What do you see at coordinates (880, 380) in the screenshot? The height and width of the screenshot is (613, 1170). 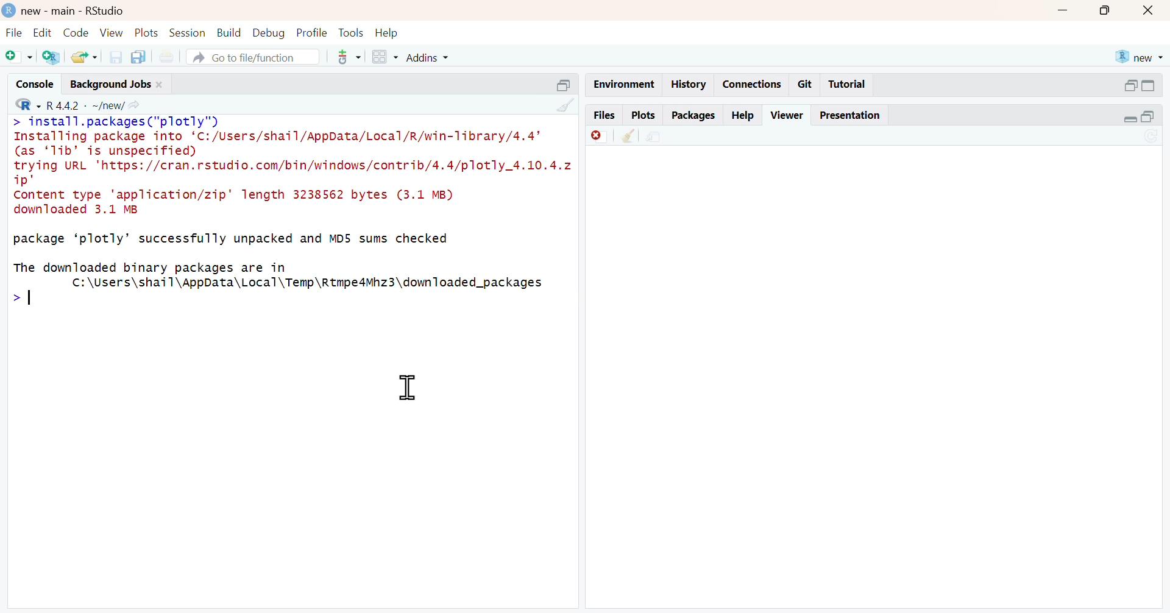 I see `empty area` at bounding box center [880, 380].